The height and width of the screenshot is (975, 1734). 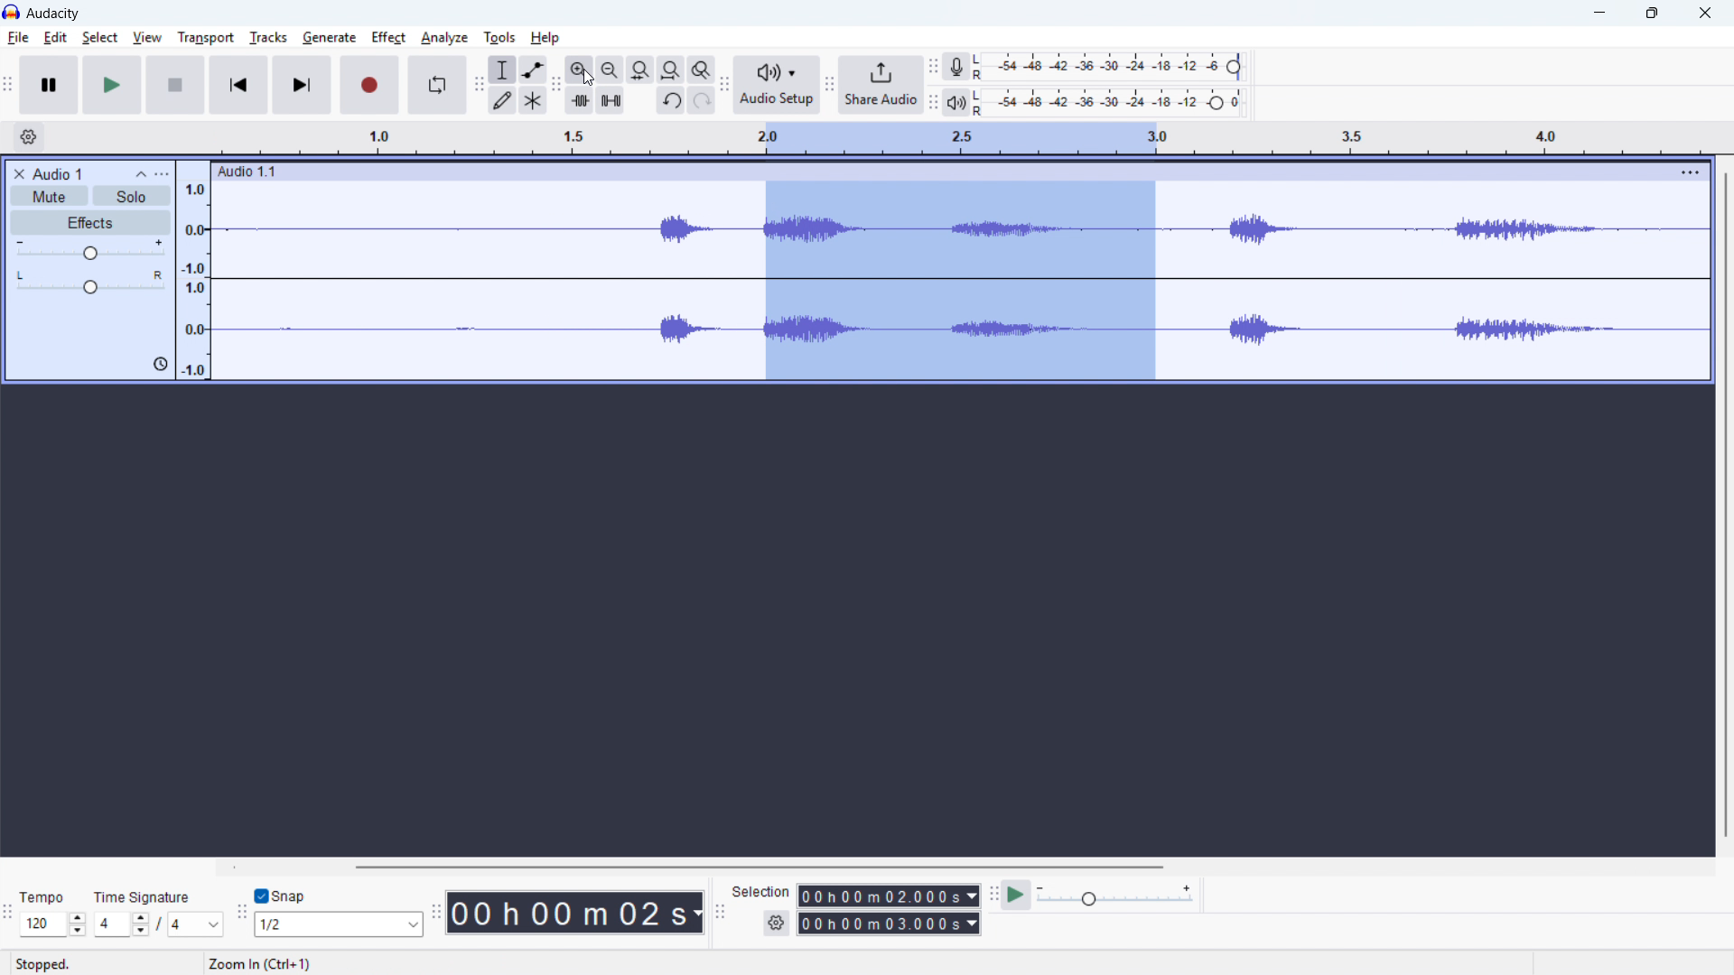 What do you see at coordinates (1017, 895) in the screenshot?
I see `Play at speed ` at bounding box center [1017, 895].